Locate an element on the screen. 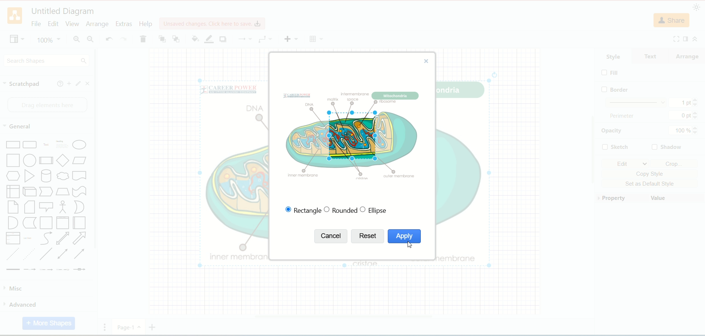 This screenshot has height=336, width=705. Dashed Line is located at coordinates (12, 255).